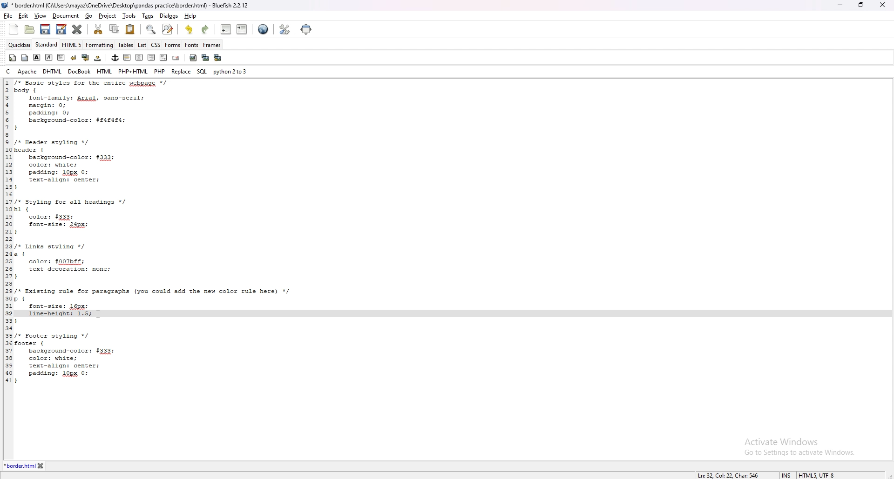 The image size is (894, 479). What do you see at coordinates (820, 474) in the screenshot?
I see `HTML5, UTF-8` at bounding box center [820, 474].